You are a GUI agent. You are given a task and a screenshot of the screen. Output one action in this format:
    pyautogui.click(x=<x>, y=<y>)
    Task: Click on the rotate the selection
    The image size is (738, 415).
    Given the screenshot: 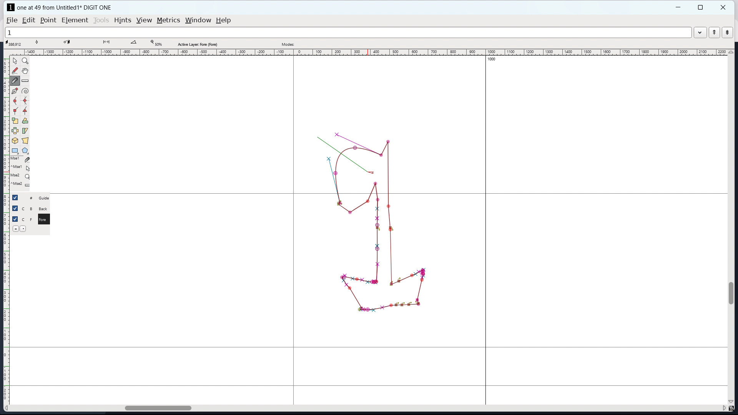 What is the action you would take?
    pyautogui.click(x=25, y=121)
    